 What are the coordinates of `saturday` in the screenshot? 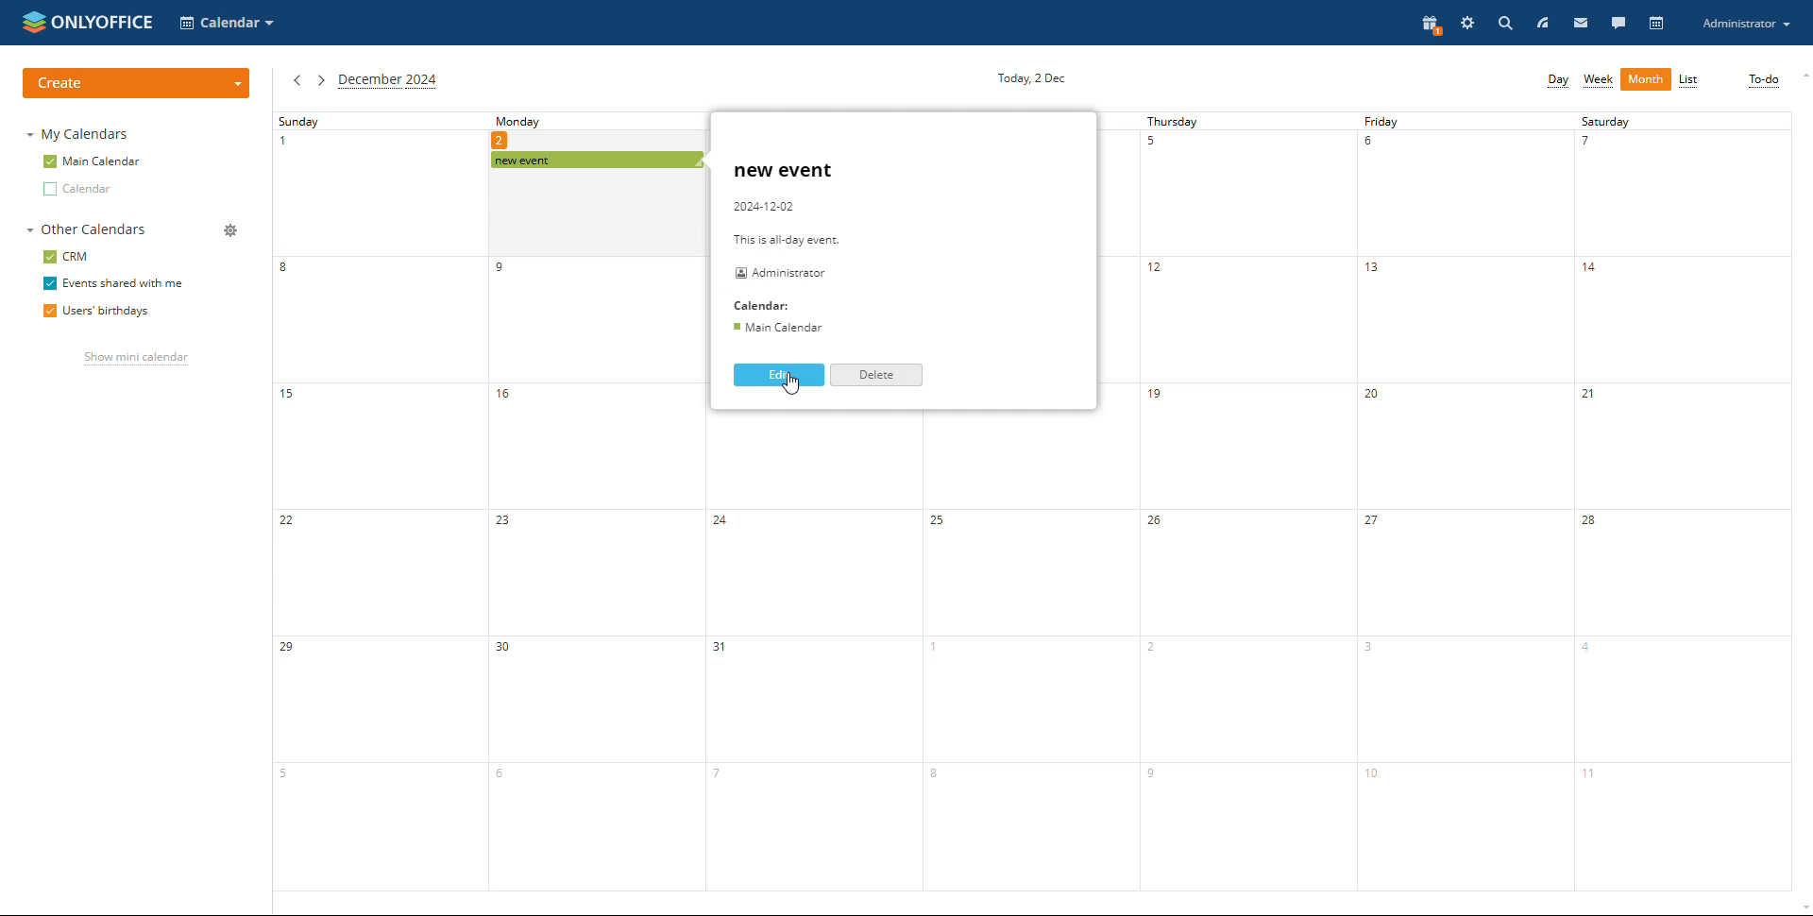 It's located at (1686, 501).